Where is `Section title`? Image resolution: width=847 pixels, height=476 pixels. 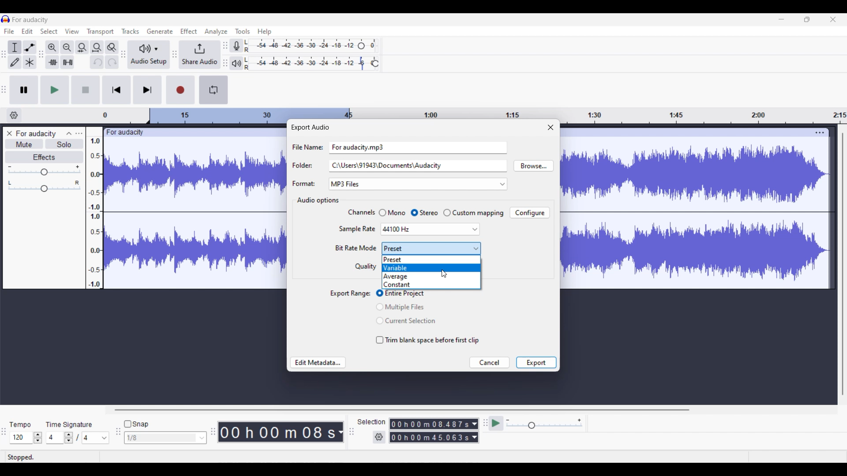 Section title is located at coordinates (317, 201).